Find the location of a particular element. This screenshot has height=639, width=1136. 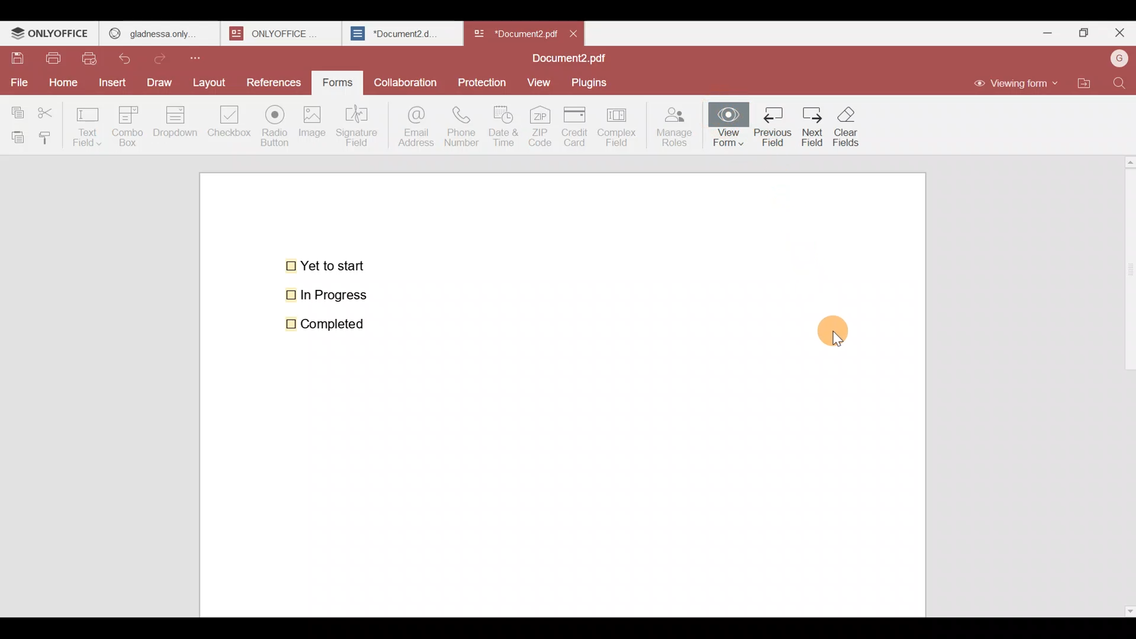

Cursor is located at coordinates (837, 329).